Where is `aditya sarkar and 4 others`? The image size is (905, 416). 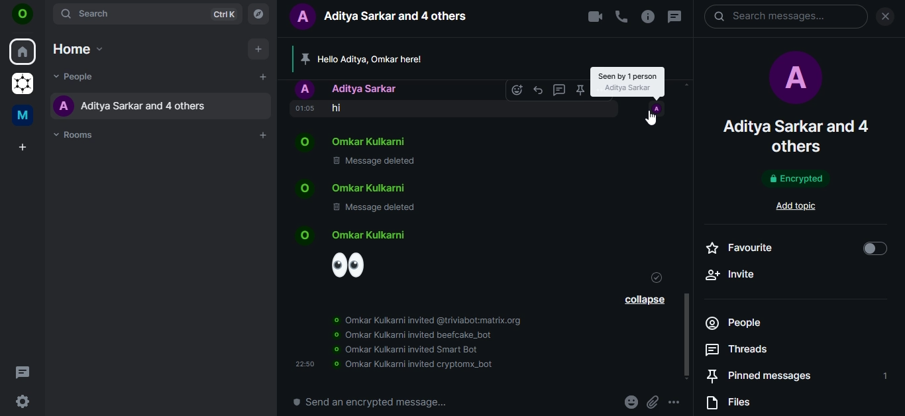
aditya sarkar and 4 others is located at coordinates (385, 17).